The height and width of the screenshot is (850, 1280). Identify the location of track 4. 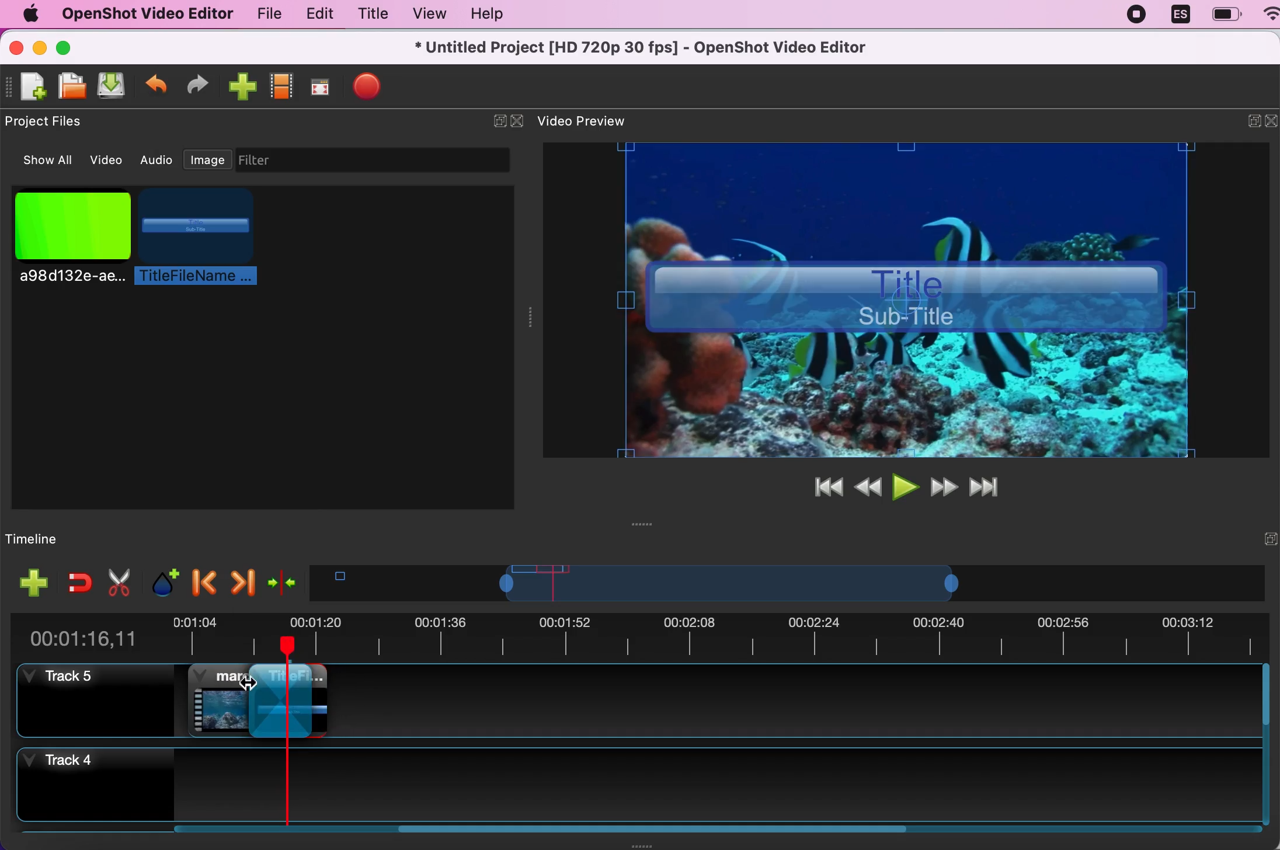
(642, 787).